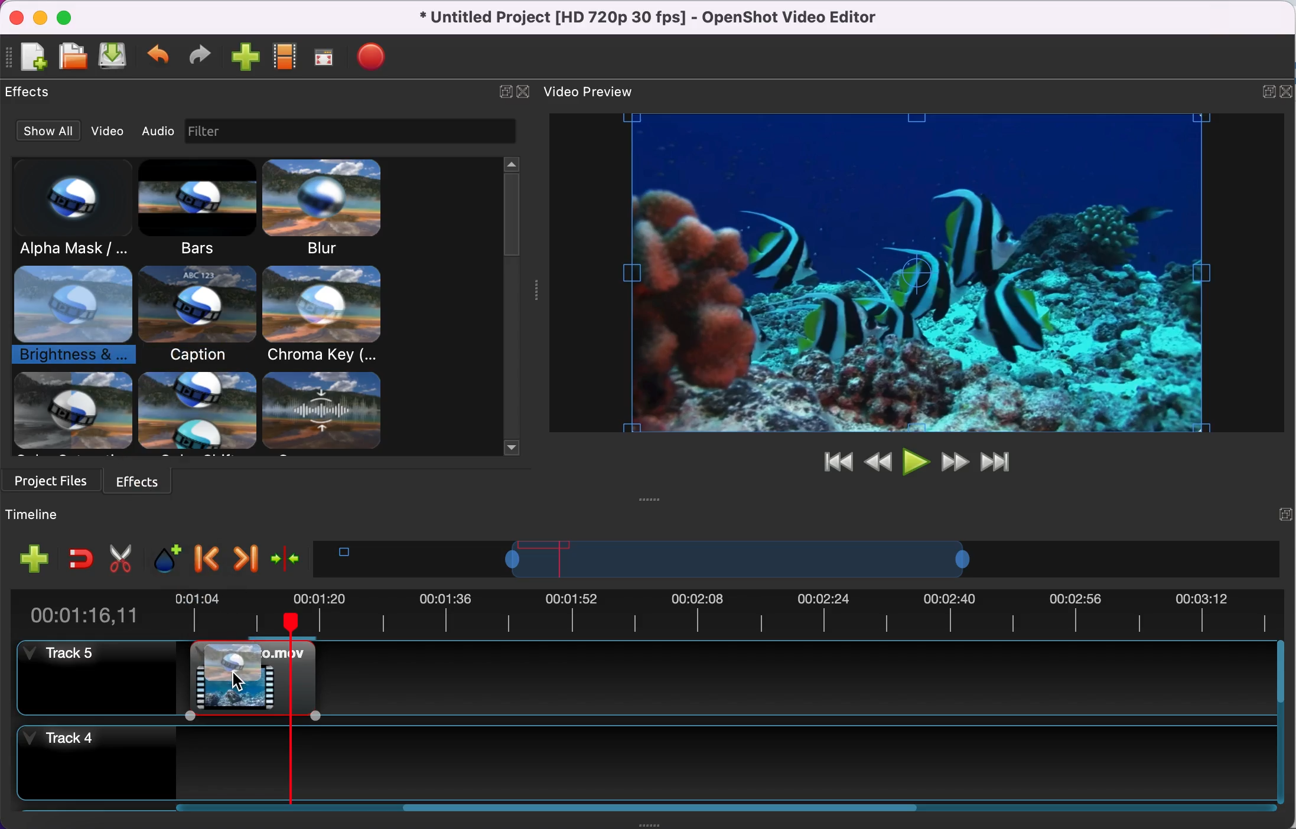 The height and width of the screenshot is (829, 1296). Describe the element at coordinates (50, 480) in the screenshot. I see `project files` at that location.